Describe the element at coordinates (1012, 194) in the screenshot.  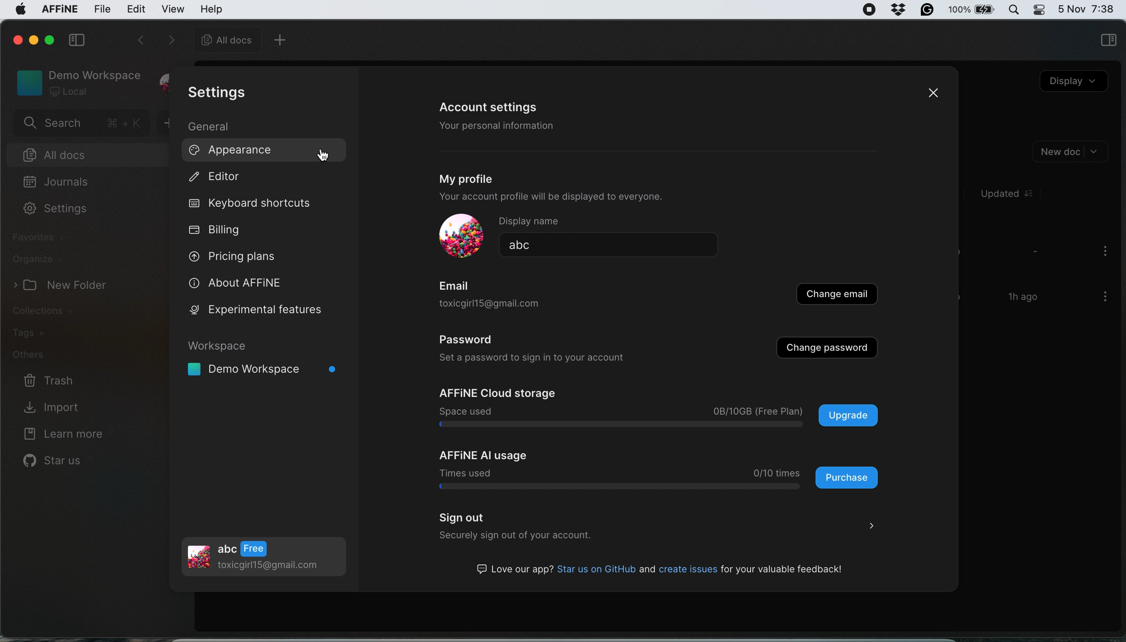
I see `Updated` at that location.